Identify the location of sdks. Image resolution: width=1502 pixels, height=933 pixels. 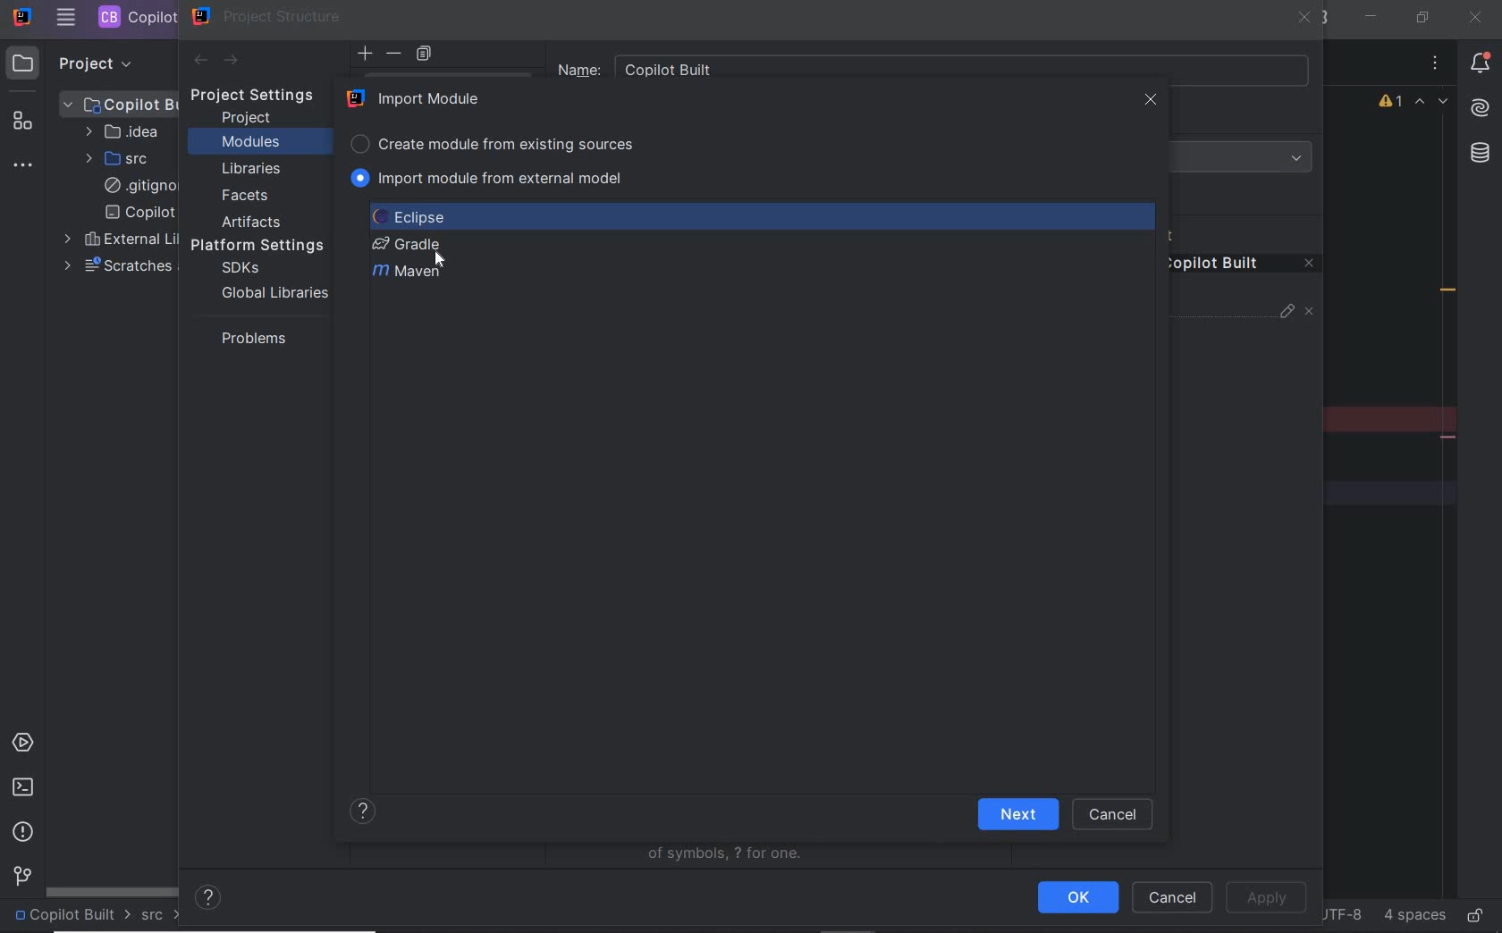
(239, 269).